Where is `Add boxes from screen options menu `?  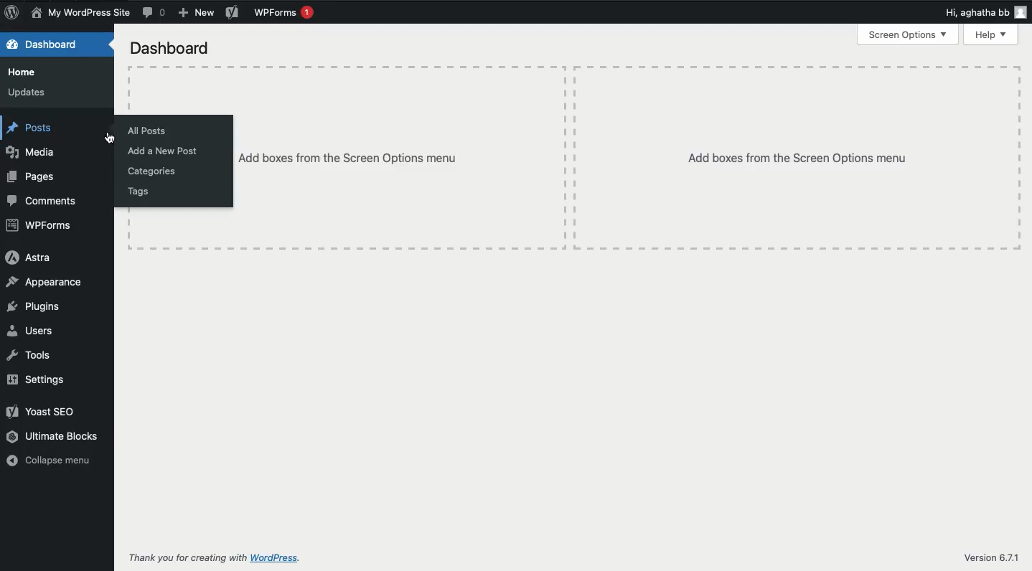 Add boxes from screen options menu  is located at coordinates (396, 157).